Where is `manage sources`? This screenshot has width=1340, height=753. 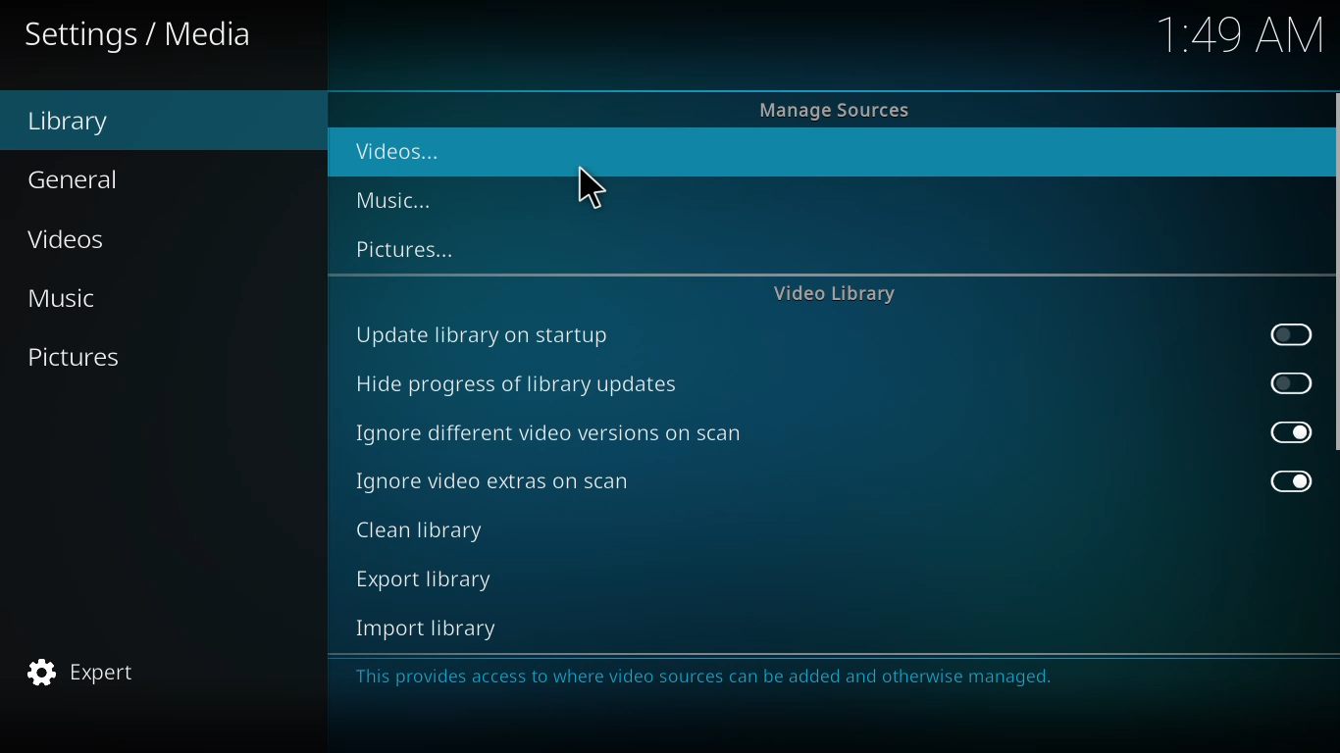 manage sources is located at coordinates (835, 109).